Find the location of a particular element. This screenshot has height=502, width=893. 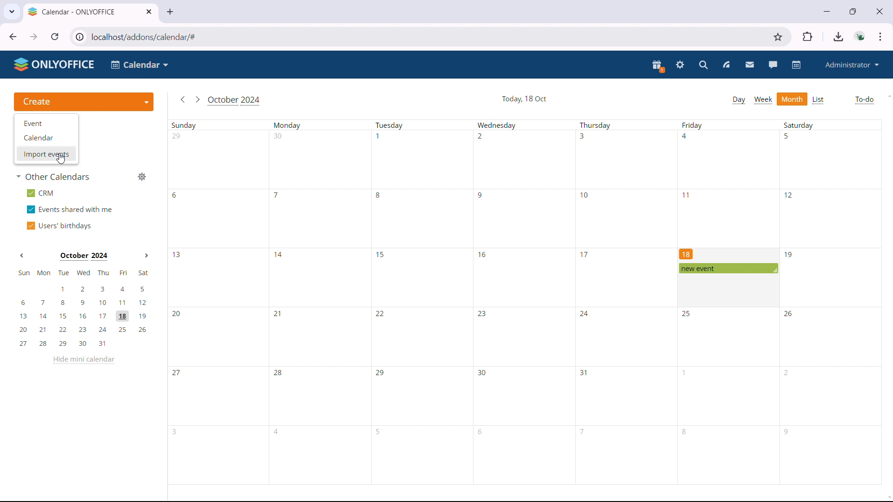

accounts is located at coordinates (861, 36).